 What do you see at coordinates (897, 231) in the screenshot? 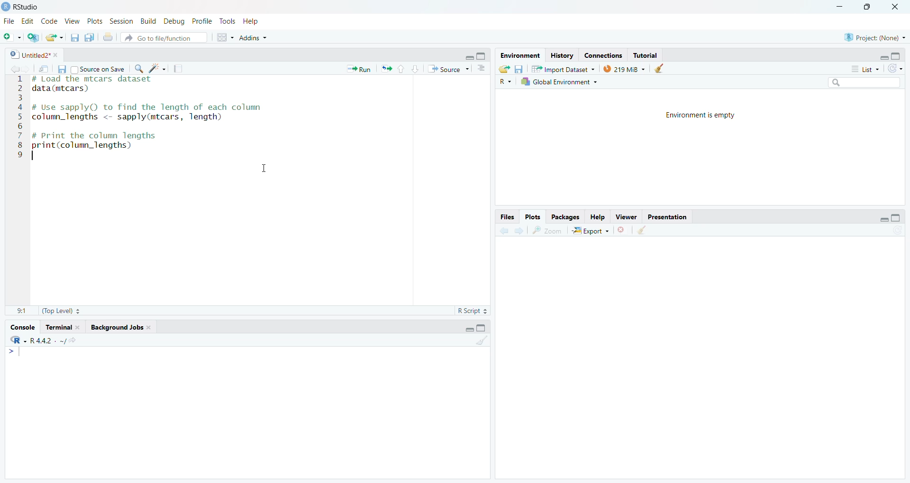
I see `Refresh list` at bounding box center [897, 231].